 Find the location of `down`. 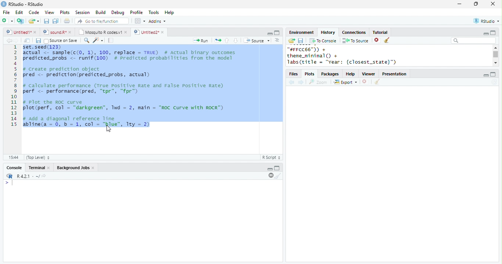

down is located at coordinates (235, 40).